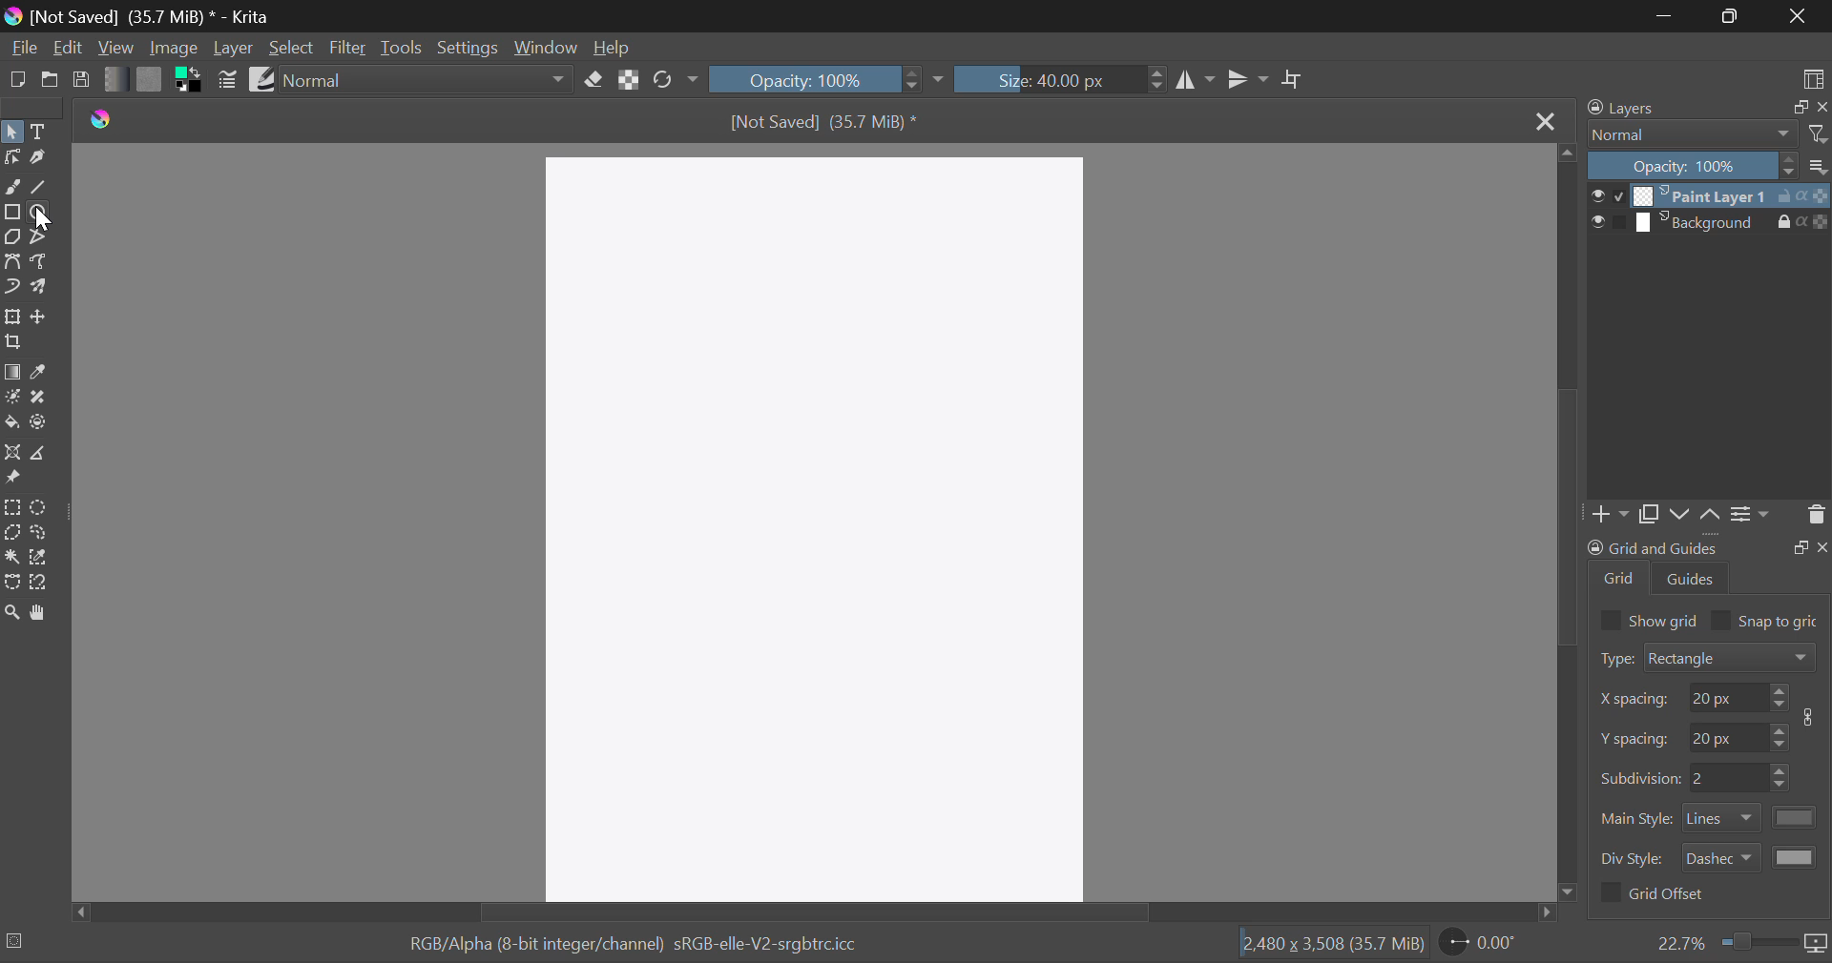  What do you see at coordinates (13, 187) in the screenshot?
I see `Freehand` at bounding box center [13, 187].